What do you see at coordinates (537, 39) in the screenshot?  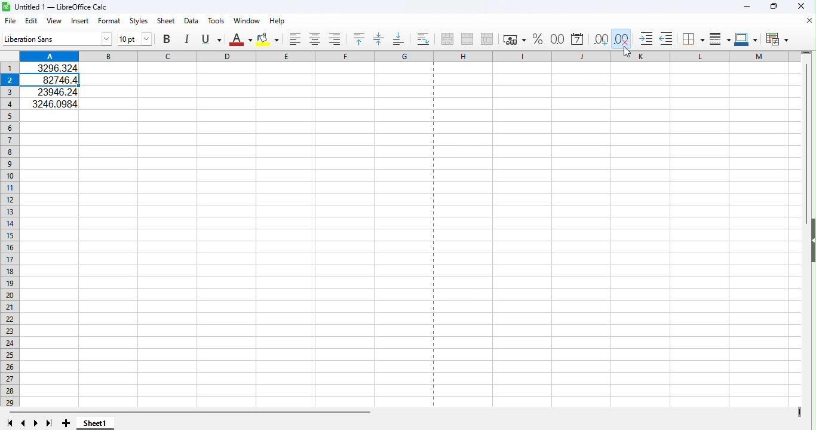 I see `Format as percent` at bounding box center [537, 39].